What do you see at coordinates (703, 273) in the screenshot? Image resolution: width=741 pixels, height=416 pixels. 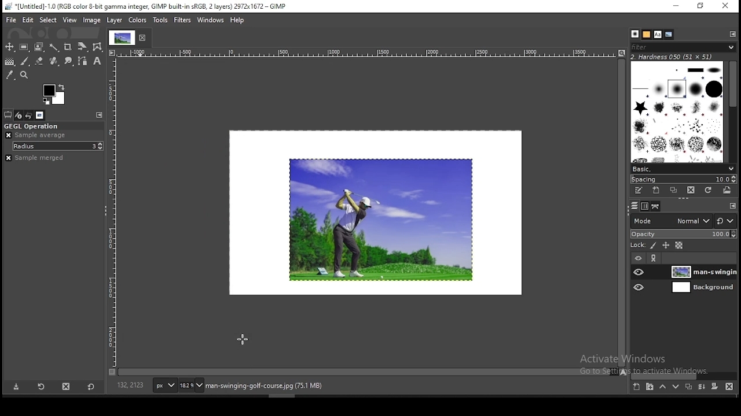 I see `layer ` at bounding box center [703, 273].